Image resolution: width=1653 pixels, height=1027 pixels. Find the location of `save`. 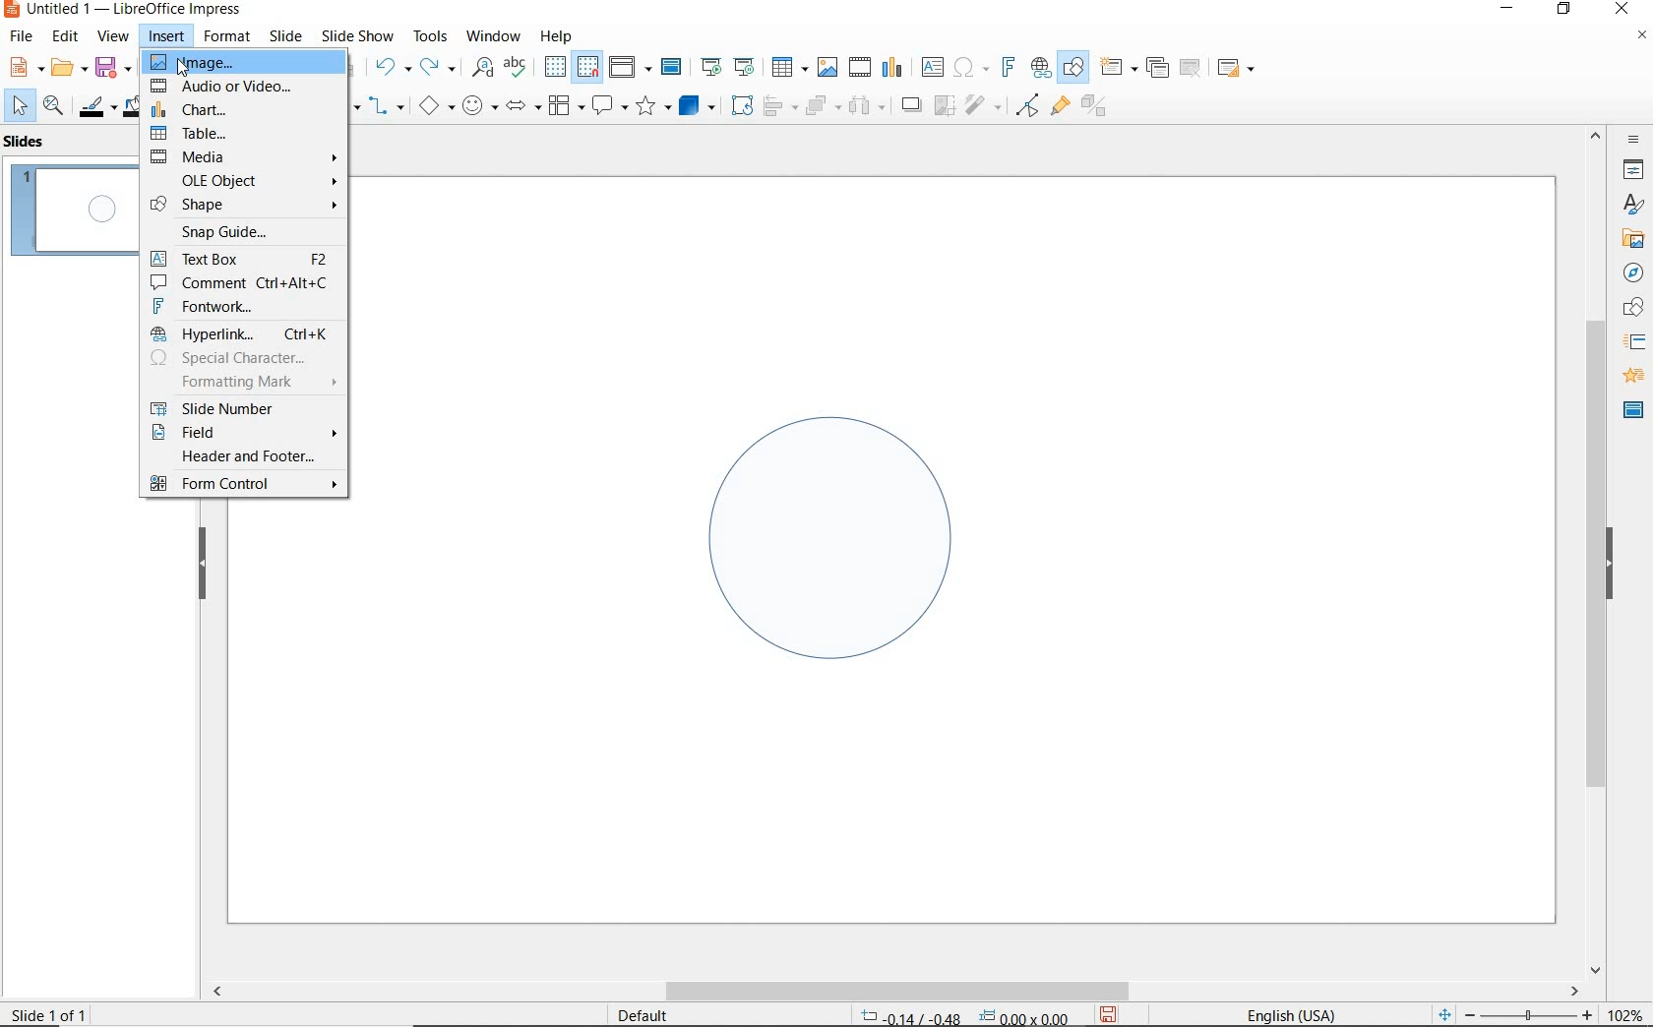

save is located at coordinates (1108, 1014).